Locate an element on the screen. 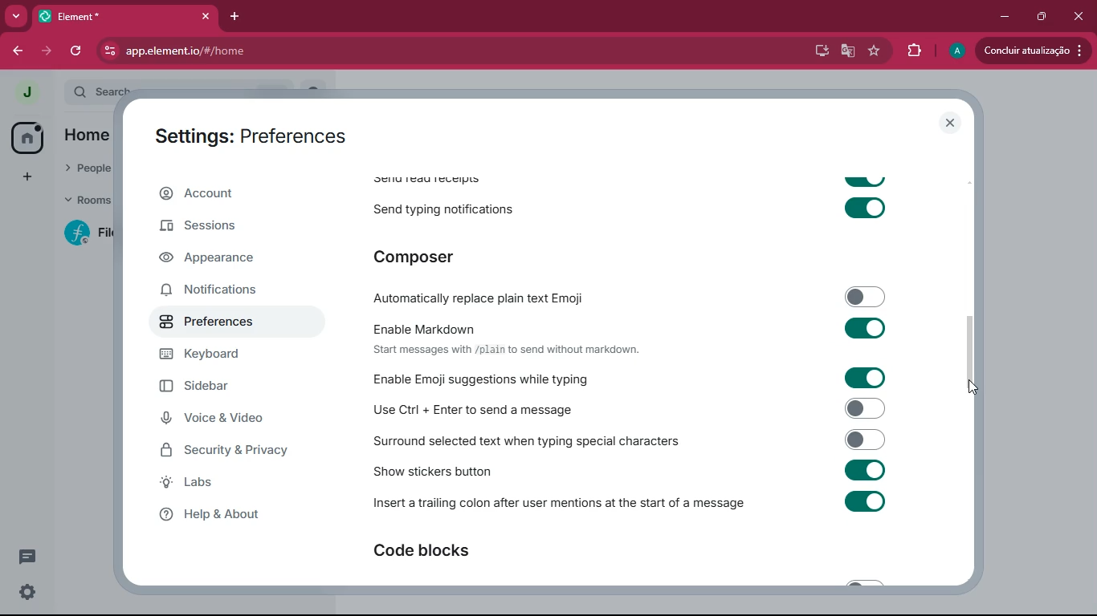 The width and height of the screenshot is (1097, 616). minimize is located at coordinates (1001, 17).